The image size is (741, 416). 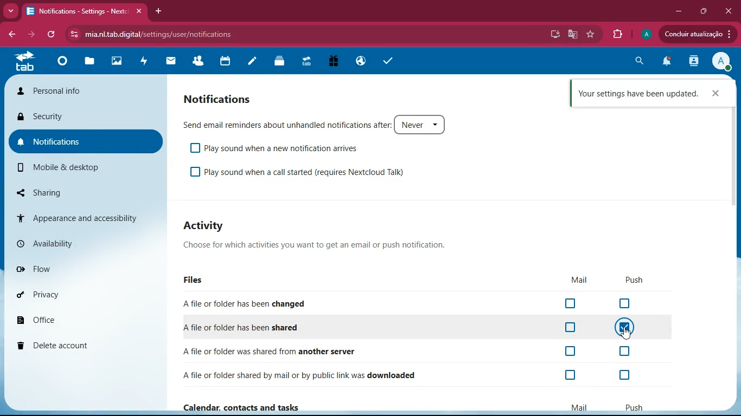 I want to click on desktop, so click(x=554, y=35).